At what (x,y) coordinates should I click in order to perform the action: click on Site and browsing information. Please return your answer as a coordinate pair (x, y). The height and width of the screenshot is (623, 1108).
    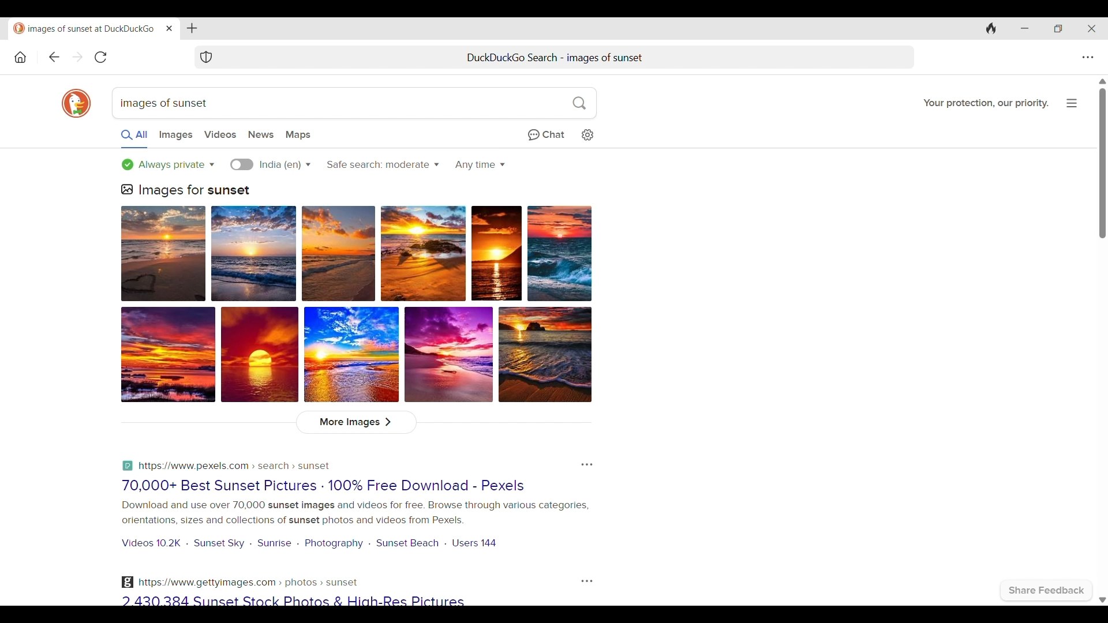
    Looking at the image, I should click on (1072, 104).